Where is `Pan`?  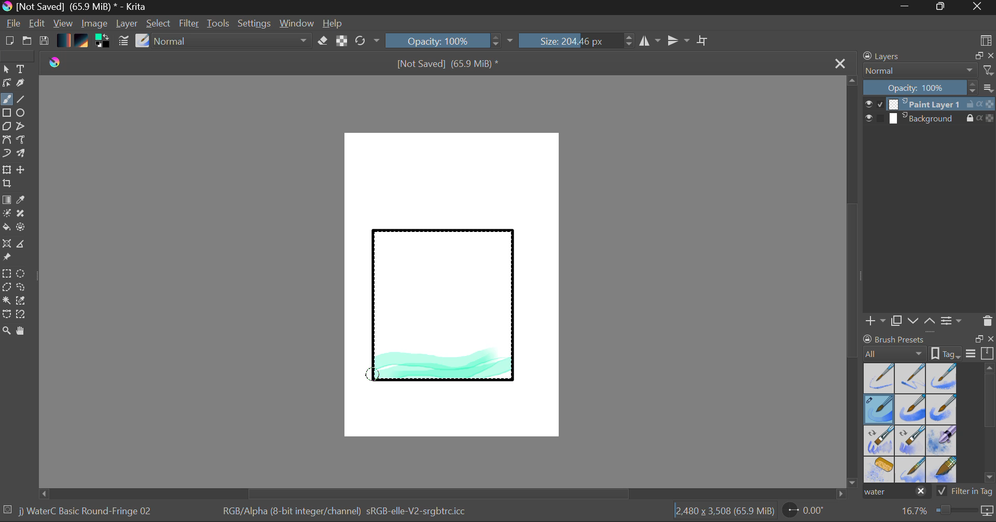 Pan is located at coordinates (24, 333).